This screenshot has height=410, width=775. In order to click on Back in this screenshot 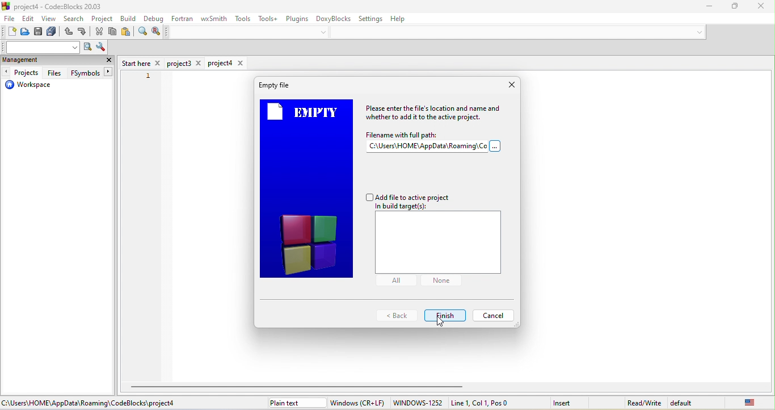, I will do `click(396, 316)`.